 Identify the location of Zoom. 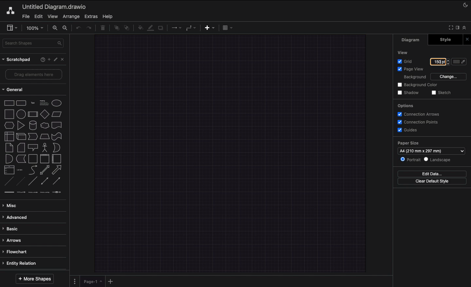
(34, 28).